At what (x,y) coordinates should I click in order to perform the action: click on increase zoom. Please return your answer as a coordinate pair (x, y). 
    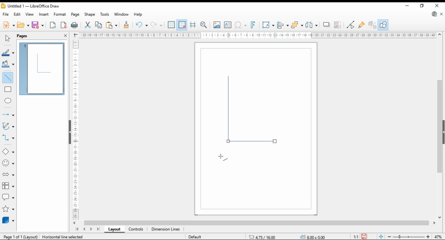
    Looking at the image, I should click on (429, 237).